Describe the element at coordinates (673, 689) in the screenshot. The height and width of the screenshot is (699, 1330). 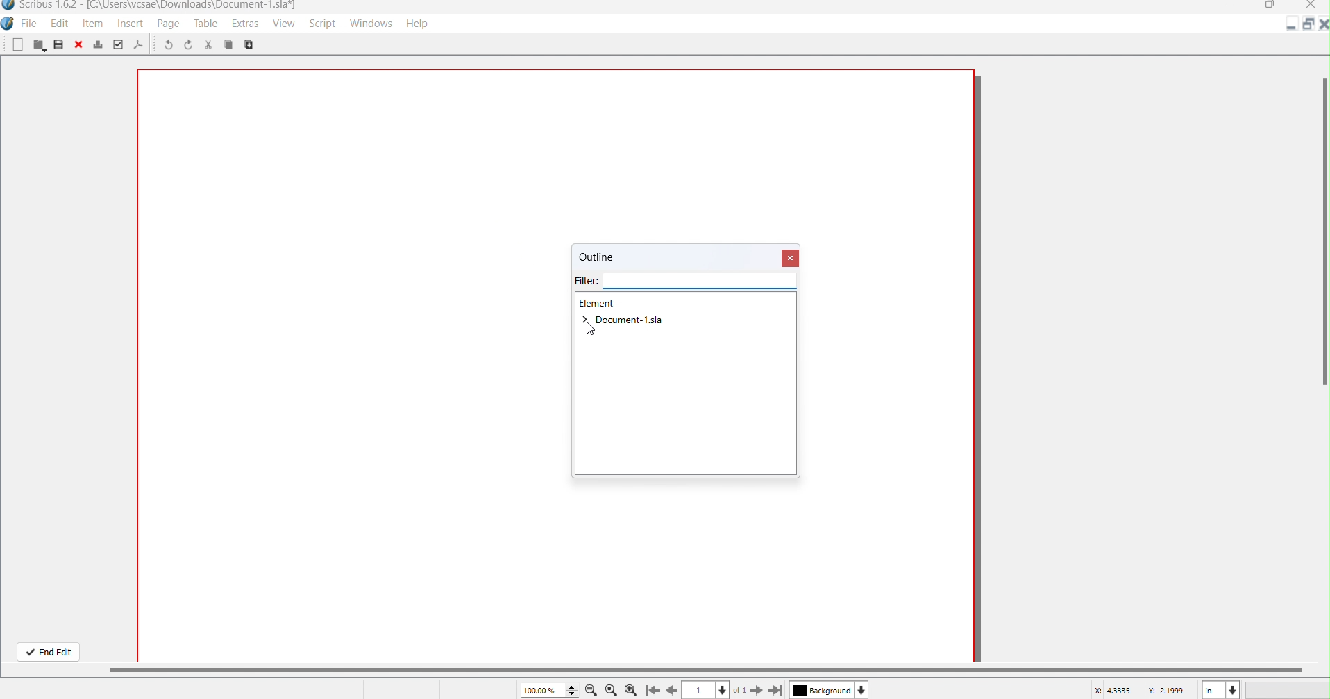
I see `back` at that location.